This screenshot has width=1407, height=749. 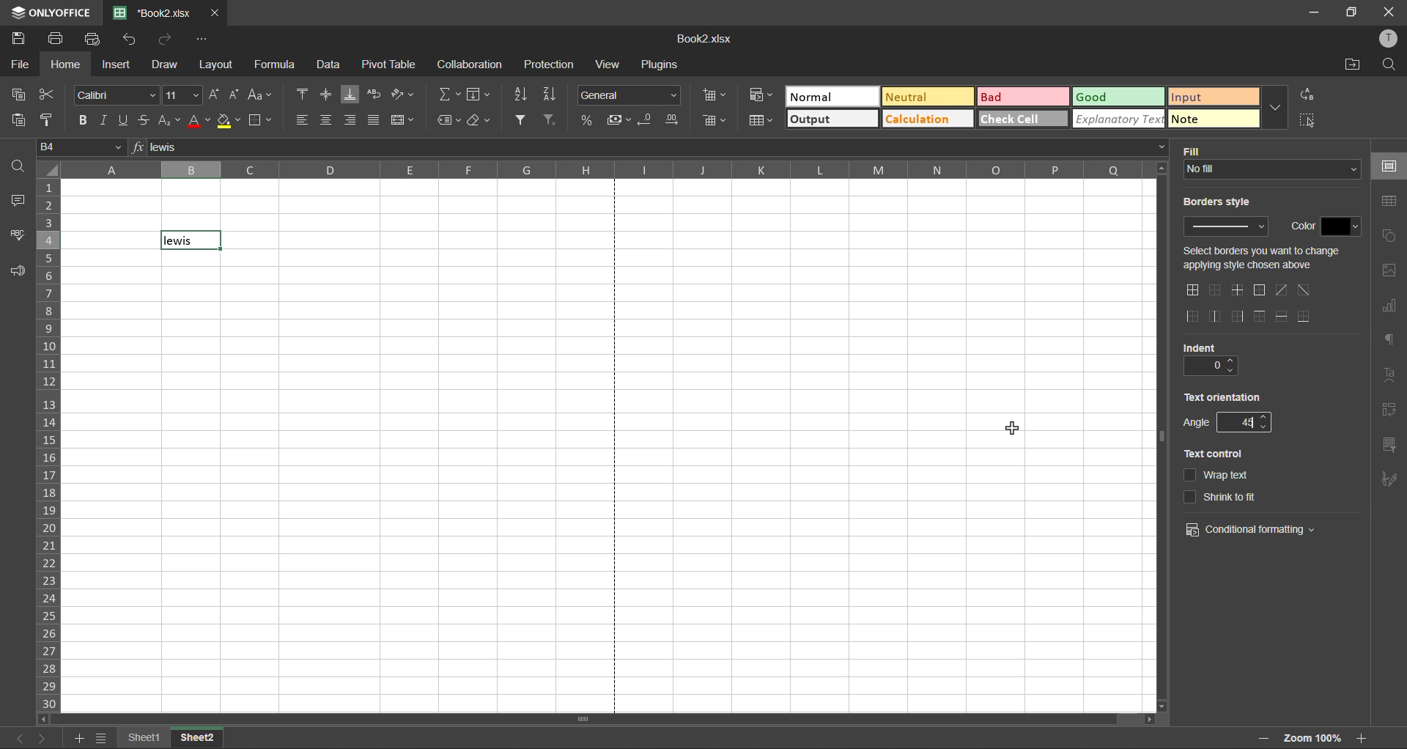 What do you see at coordinates (1386, 11) in the screenshot?
I see `close` at bounding box center [1386, 11].